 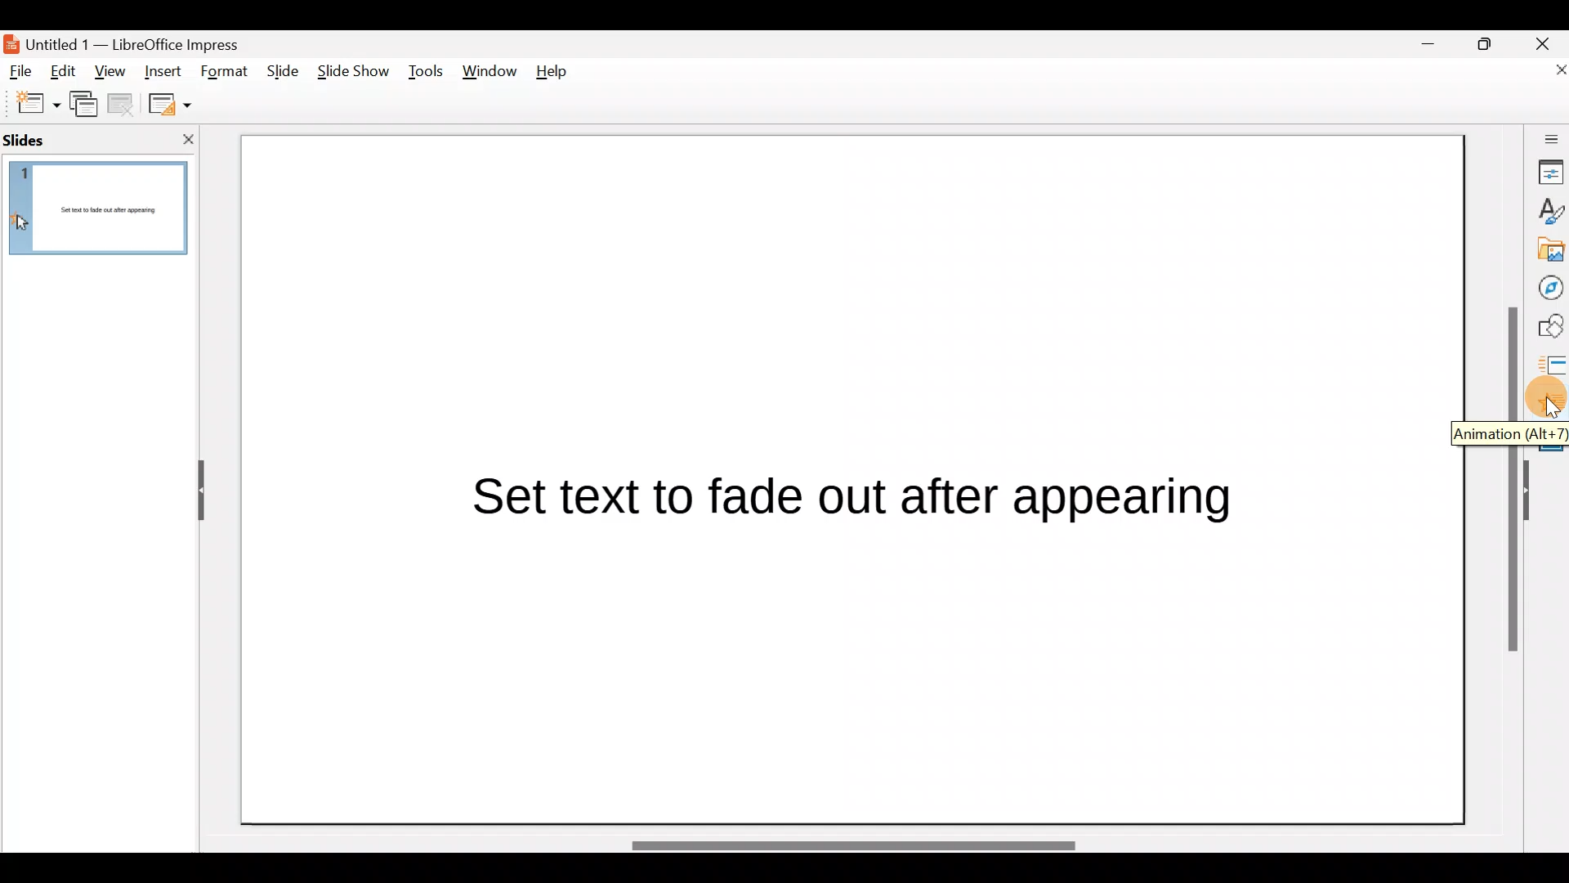 I want to click on File, so click(x=21, y=72).